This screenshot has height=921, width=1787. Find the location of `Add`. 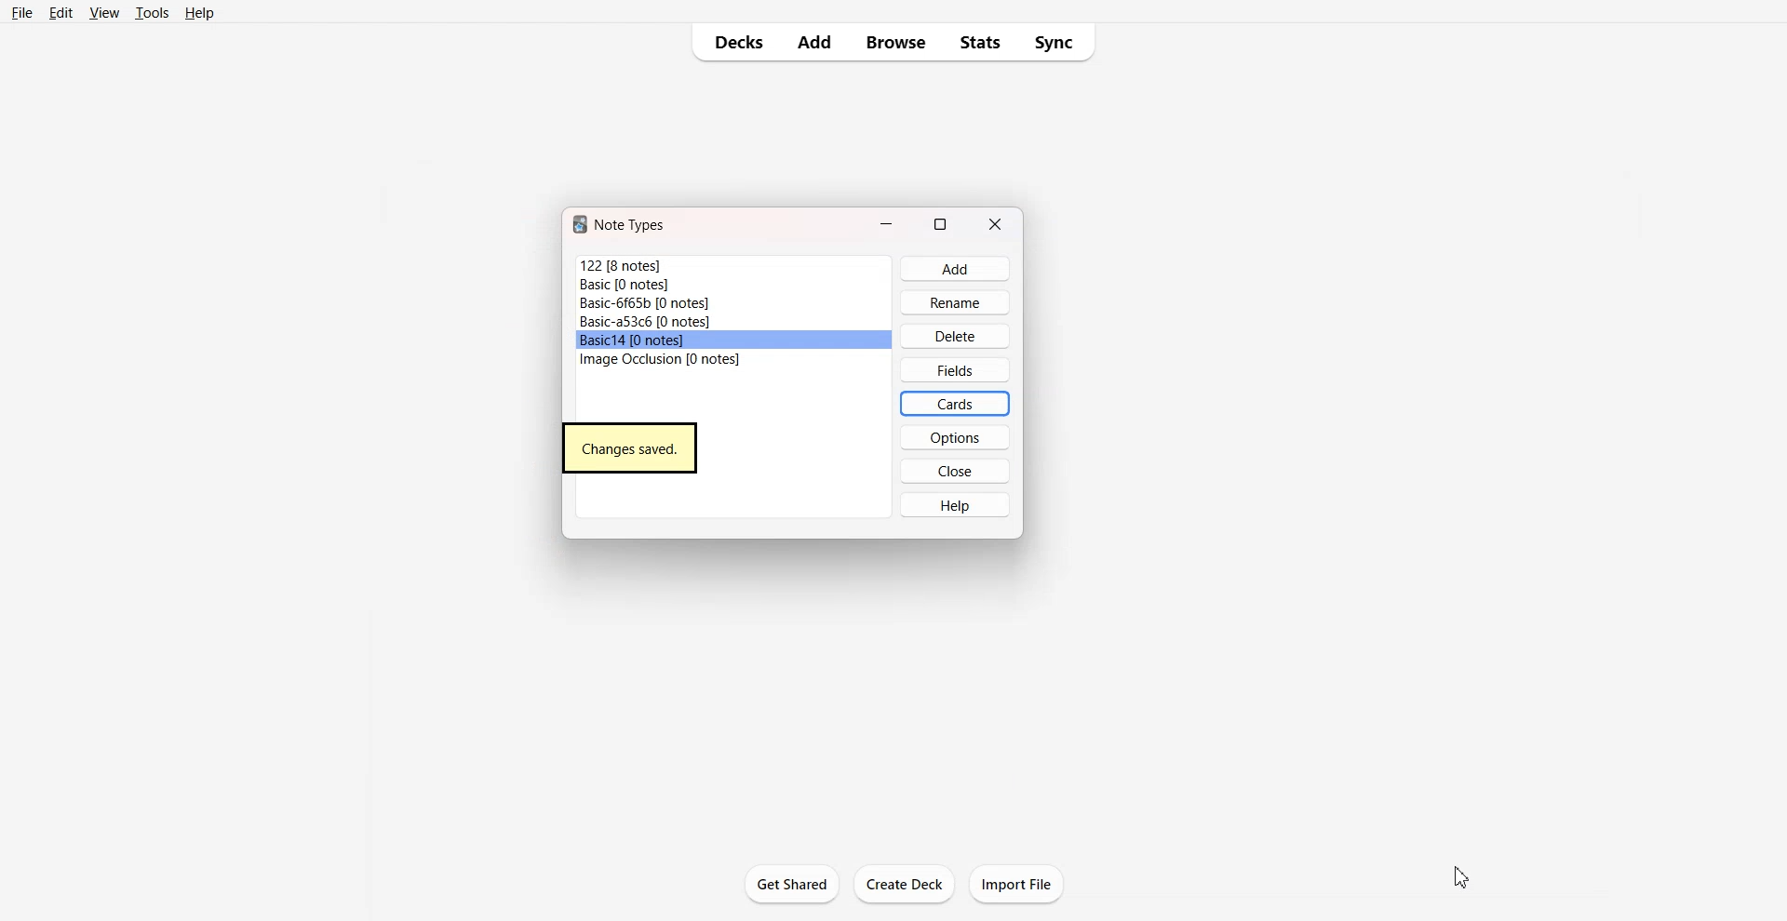

Add is located at coordinates (955, 269).